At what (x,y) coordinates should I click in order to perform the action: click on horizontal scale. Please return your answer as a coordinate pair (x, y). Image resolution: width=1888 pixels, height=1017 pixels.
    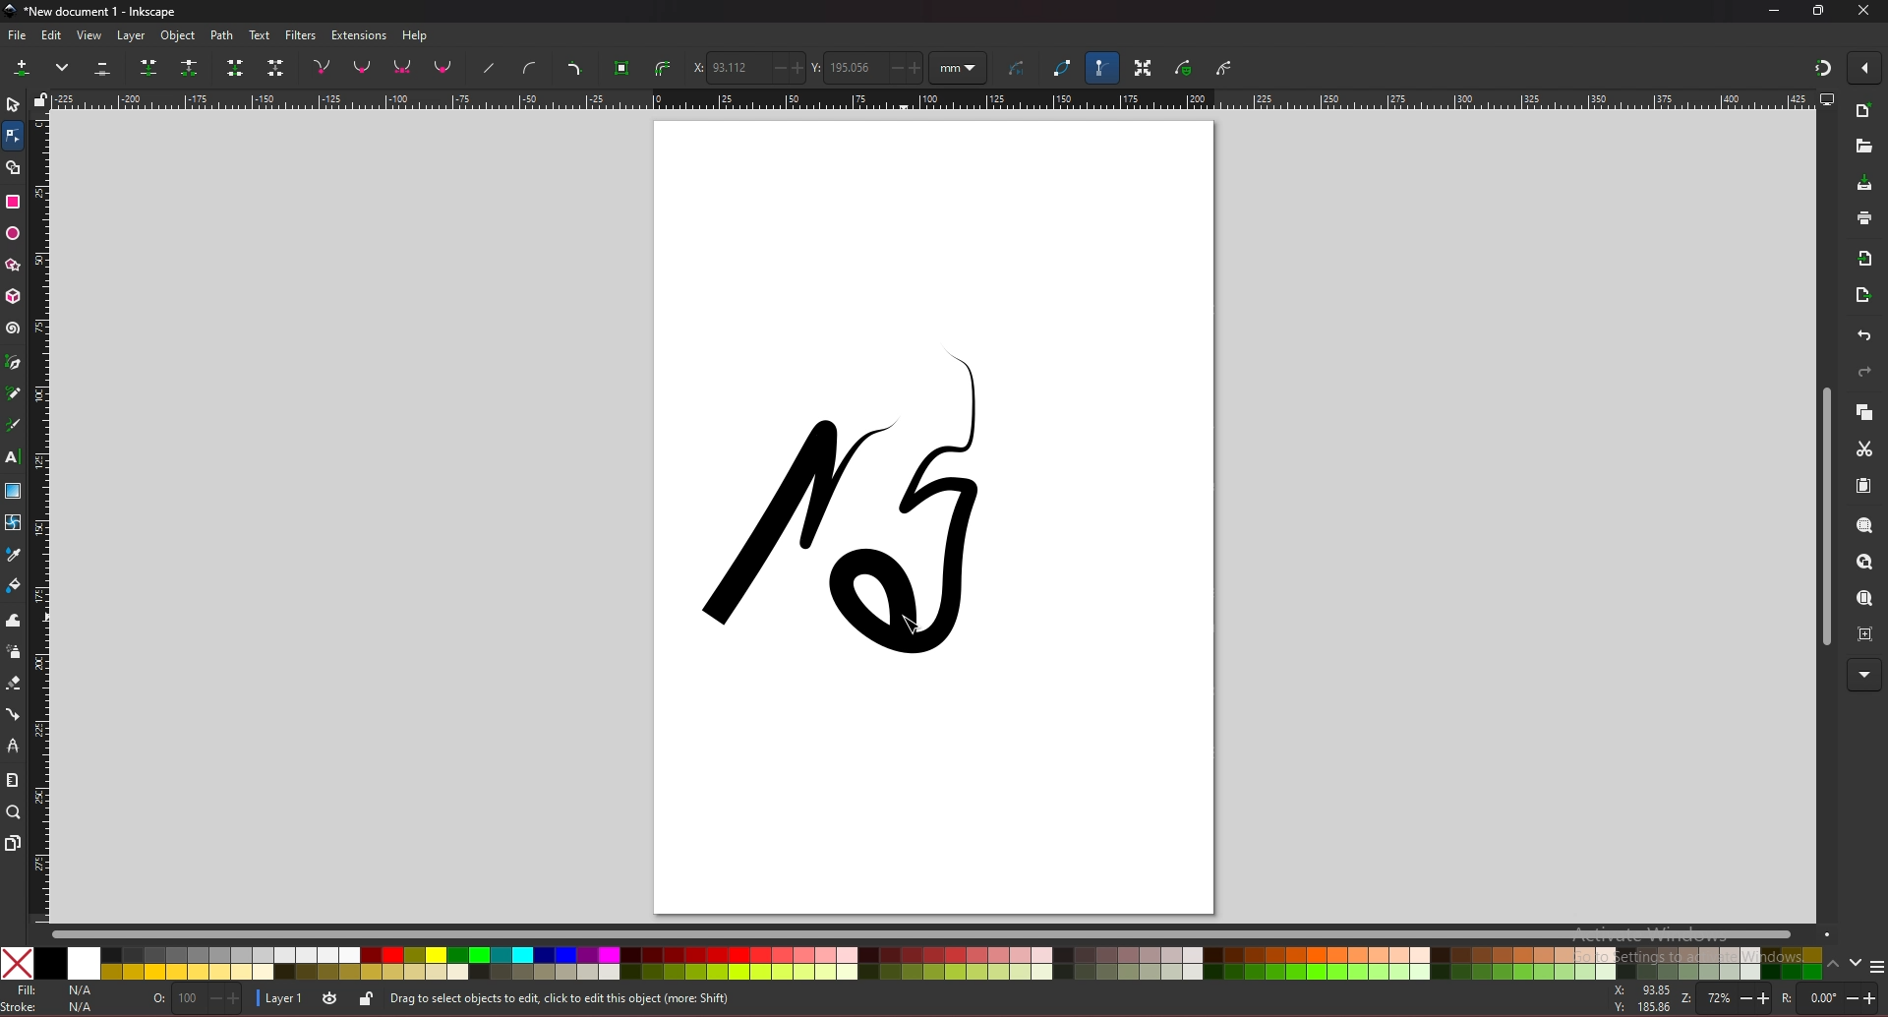
    Looking at the image, I should click on (933, 99).